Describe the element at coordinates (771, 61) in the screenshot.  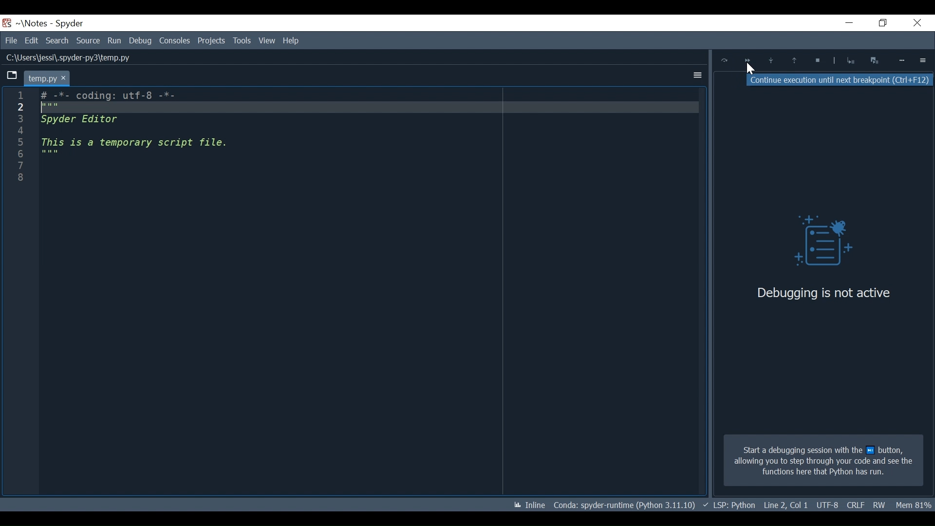
I see `Step into function or method` at that location.